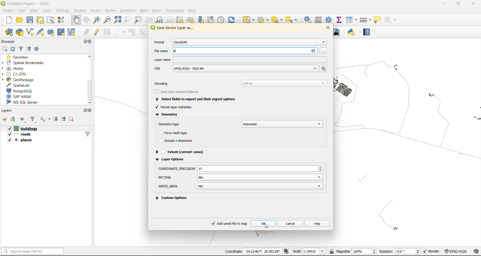 The height and width of the screenshot is (256, 481). I want to click on spatialite, so click(21, 86).